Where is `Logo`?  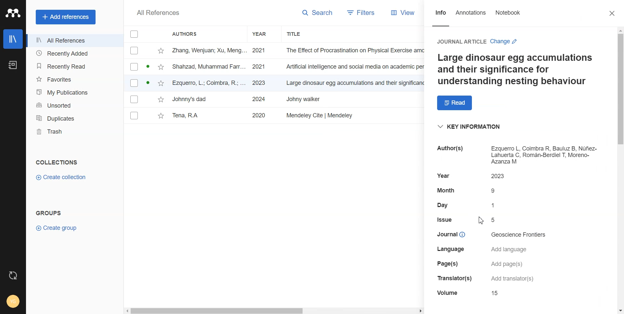
Logo is located at coordinates (13, 13).